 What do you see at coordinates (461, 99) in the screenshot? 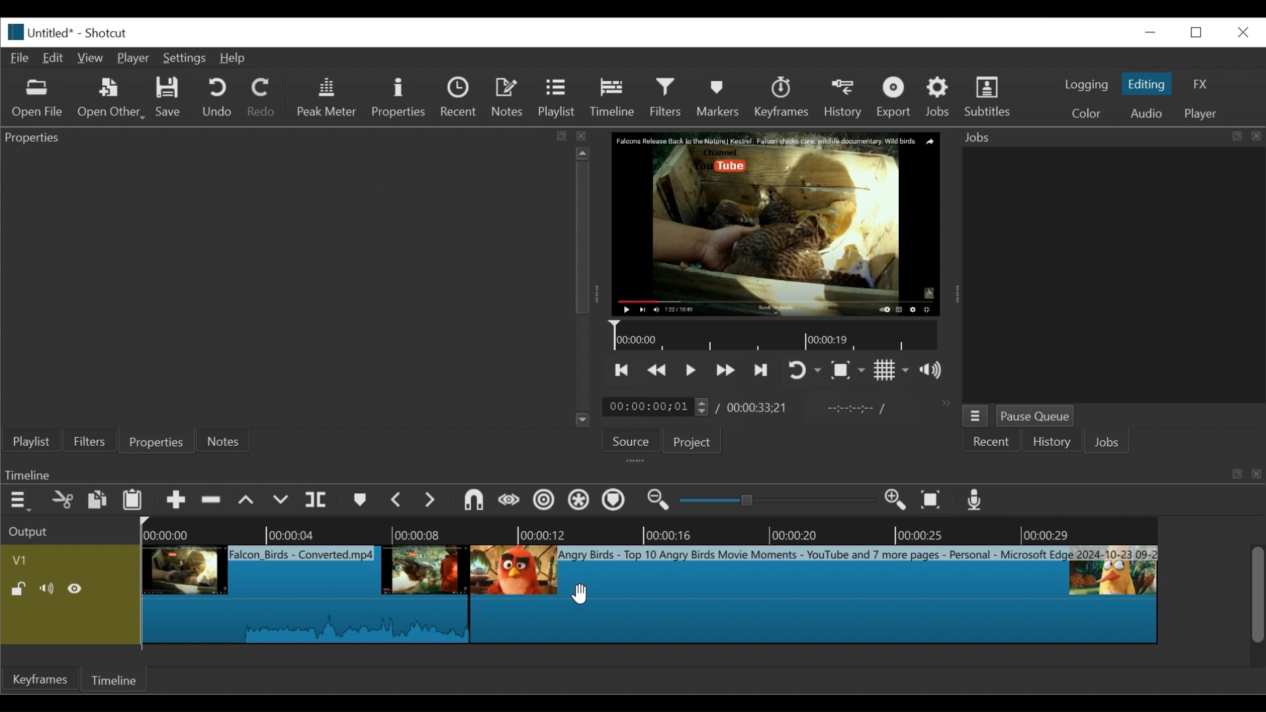
I see `Recent` at bounding box center [461, 99].